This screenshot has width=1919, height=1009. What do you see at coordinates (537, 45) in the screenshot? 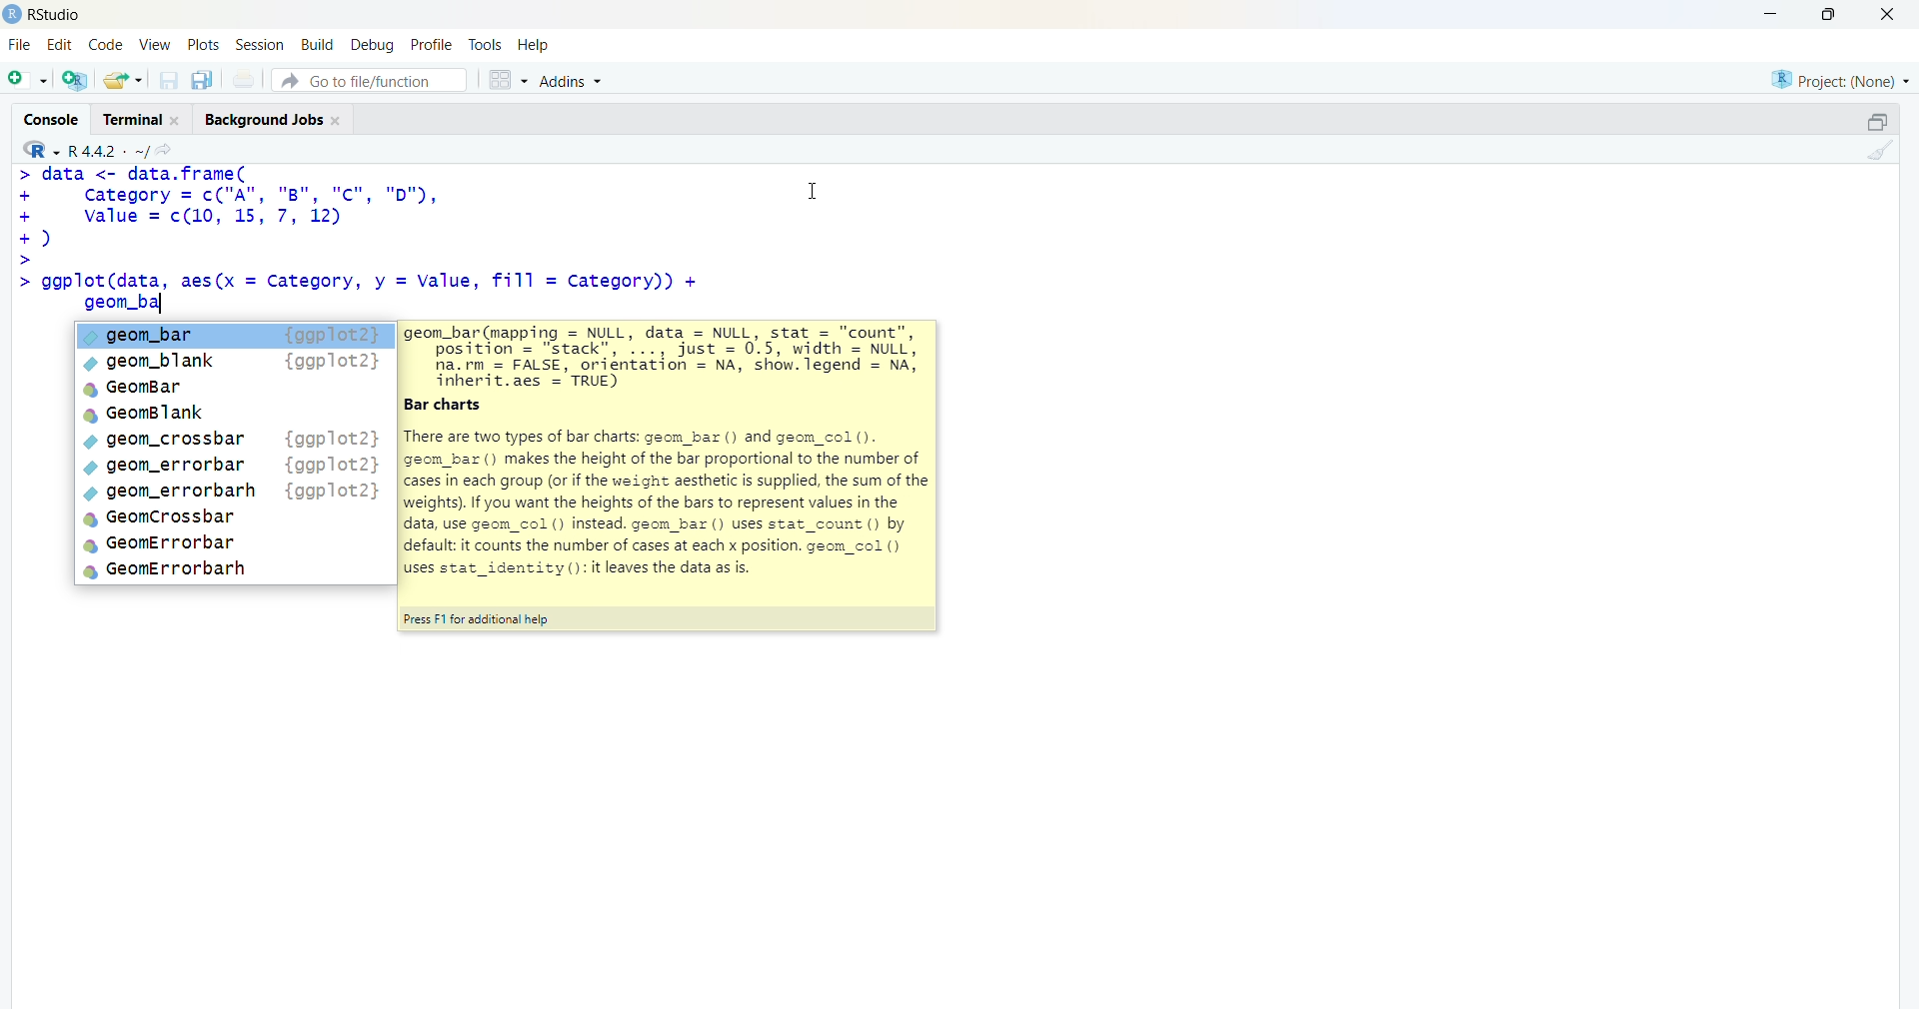
I see `help` at bounding box center [537, 45].